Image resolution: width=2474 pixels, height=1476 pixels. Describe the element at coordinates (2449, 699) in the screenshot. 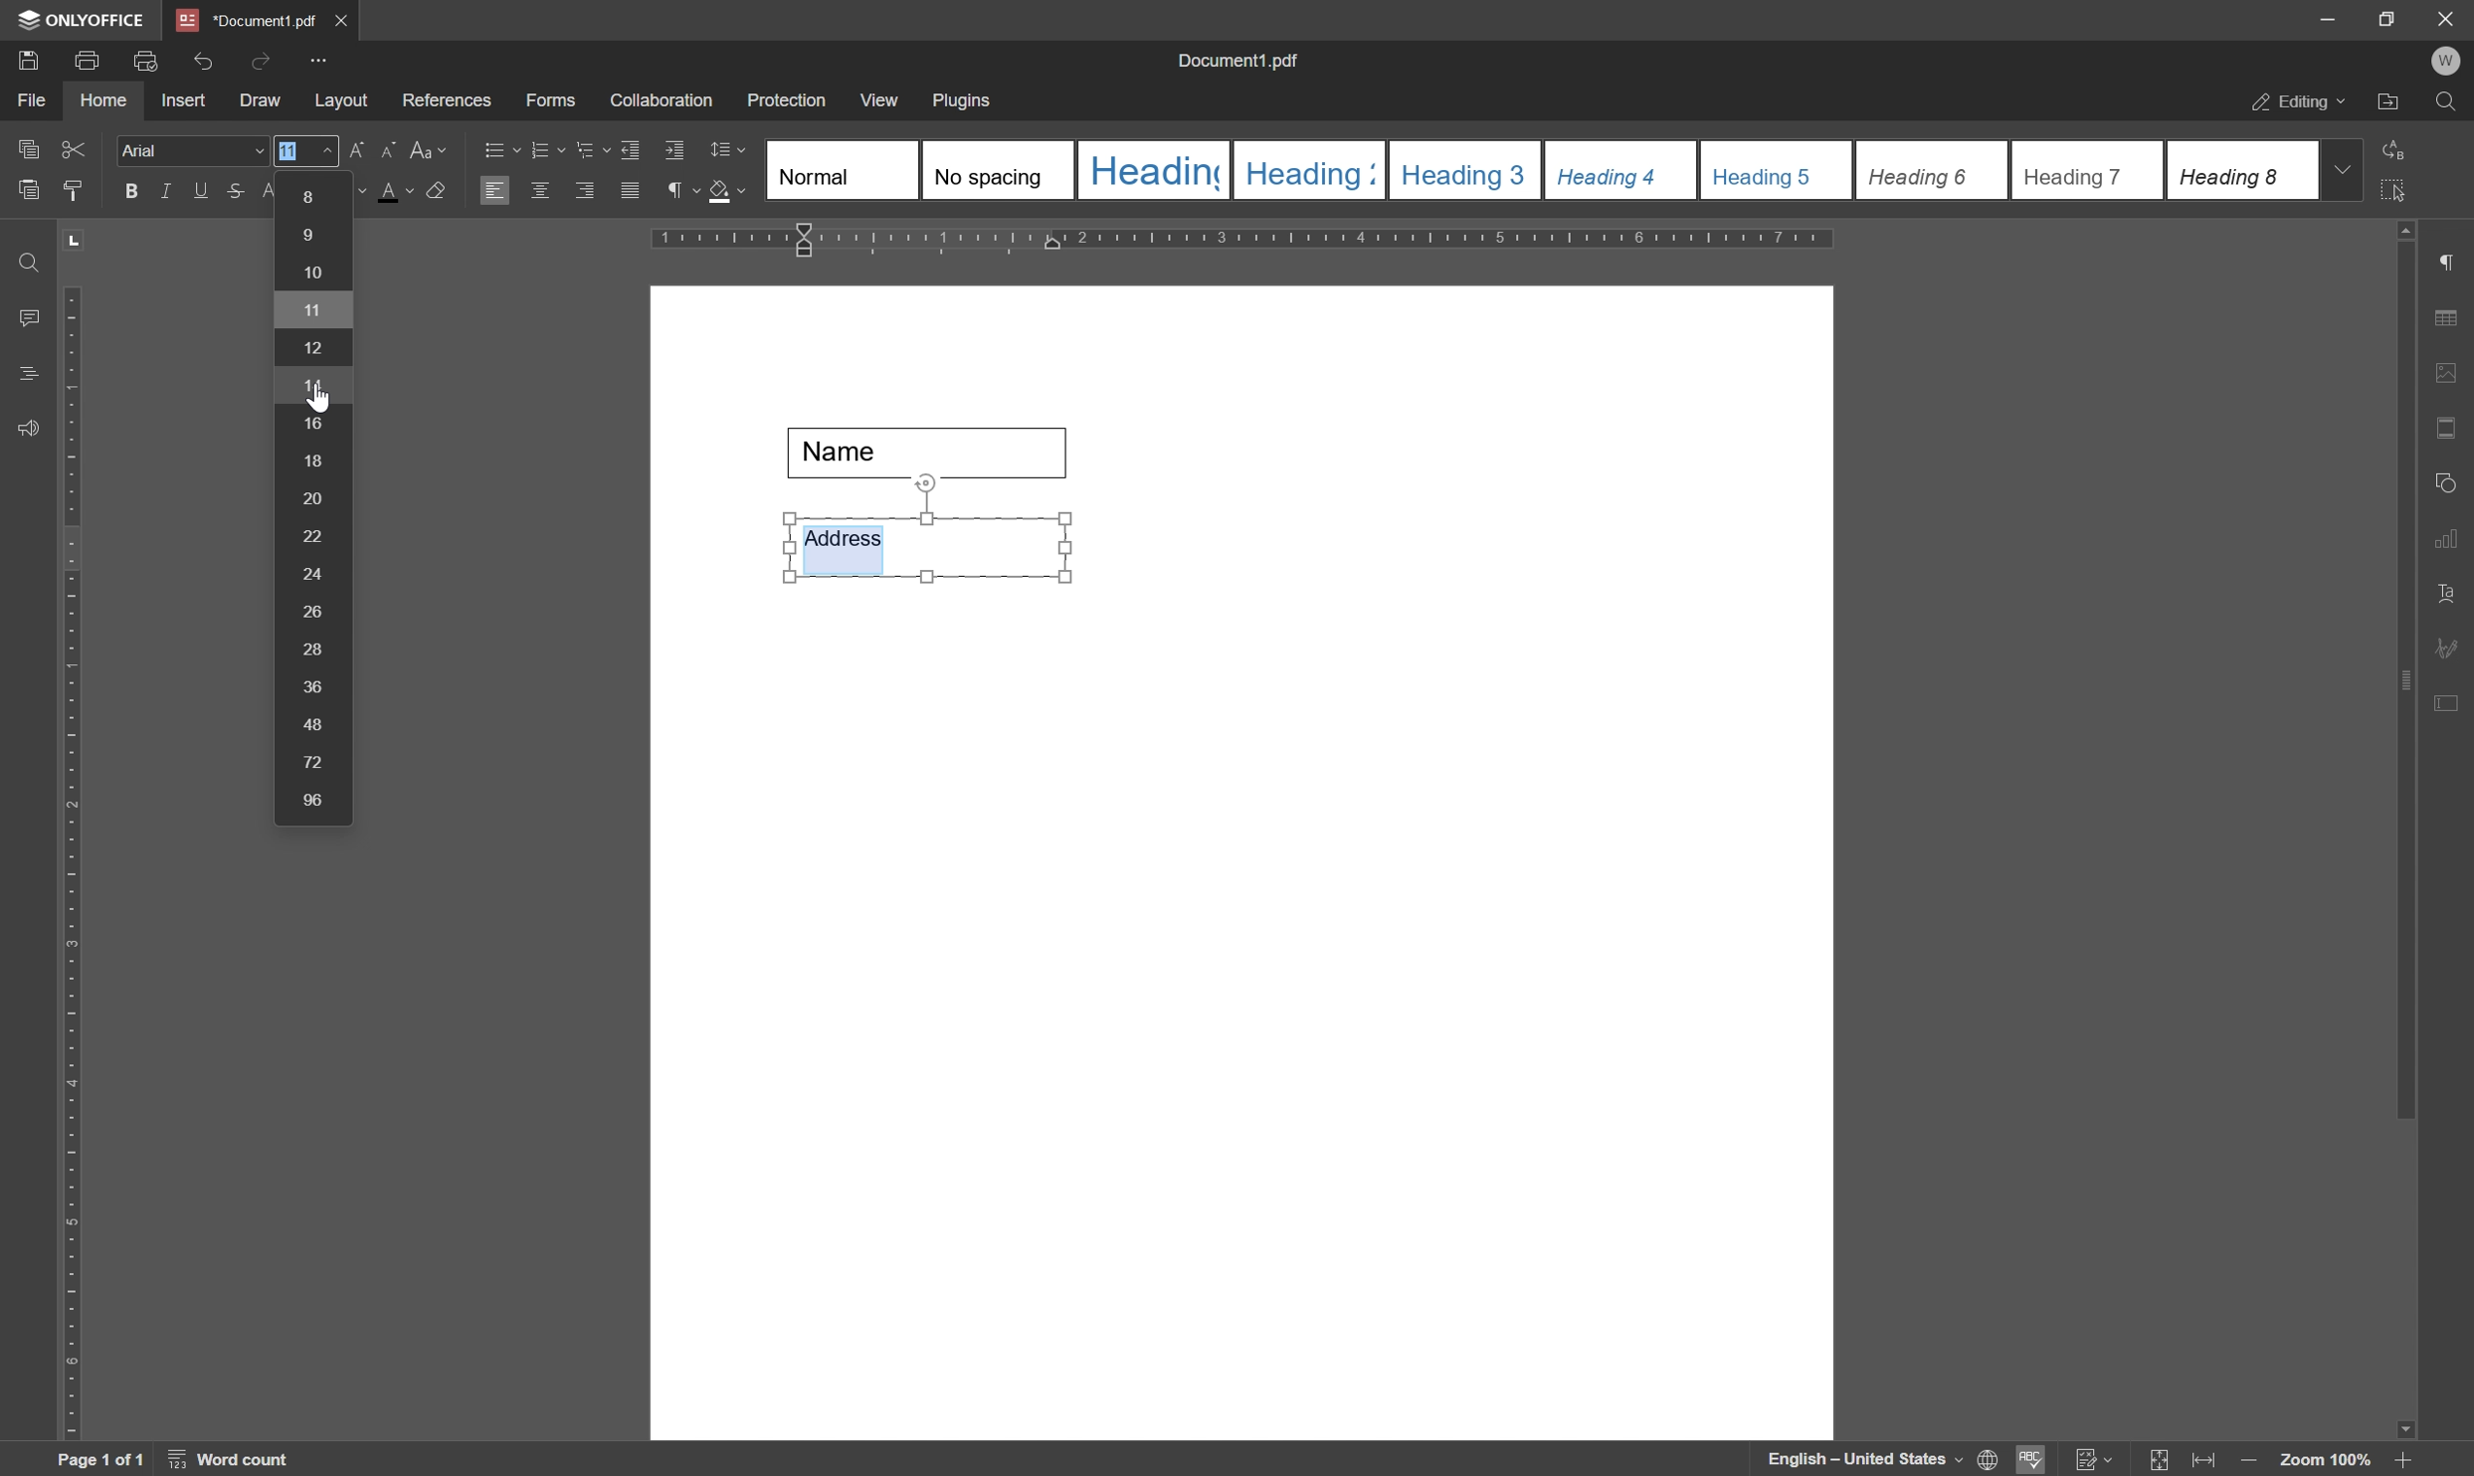

I see `form settings` at that location.